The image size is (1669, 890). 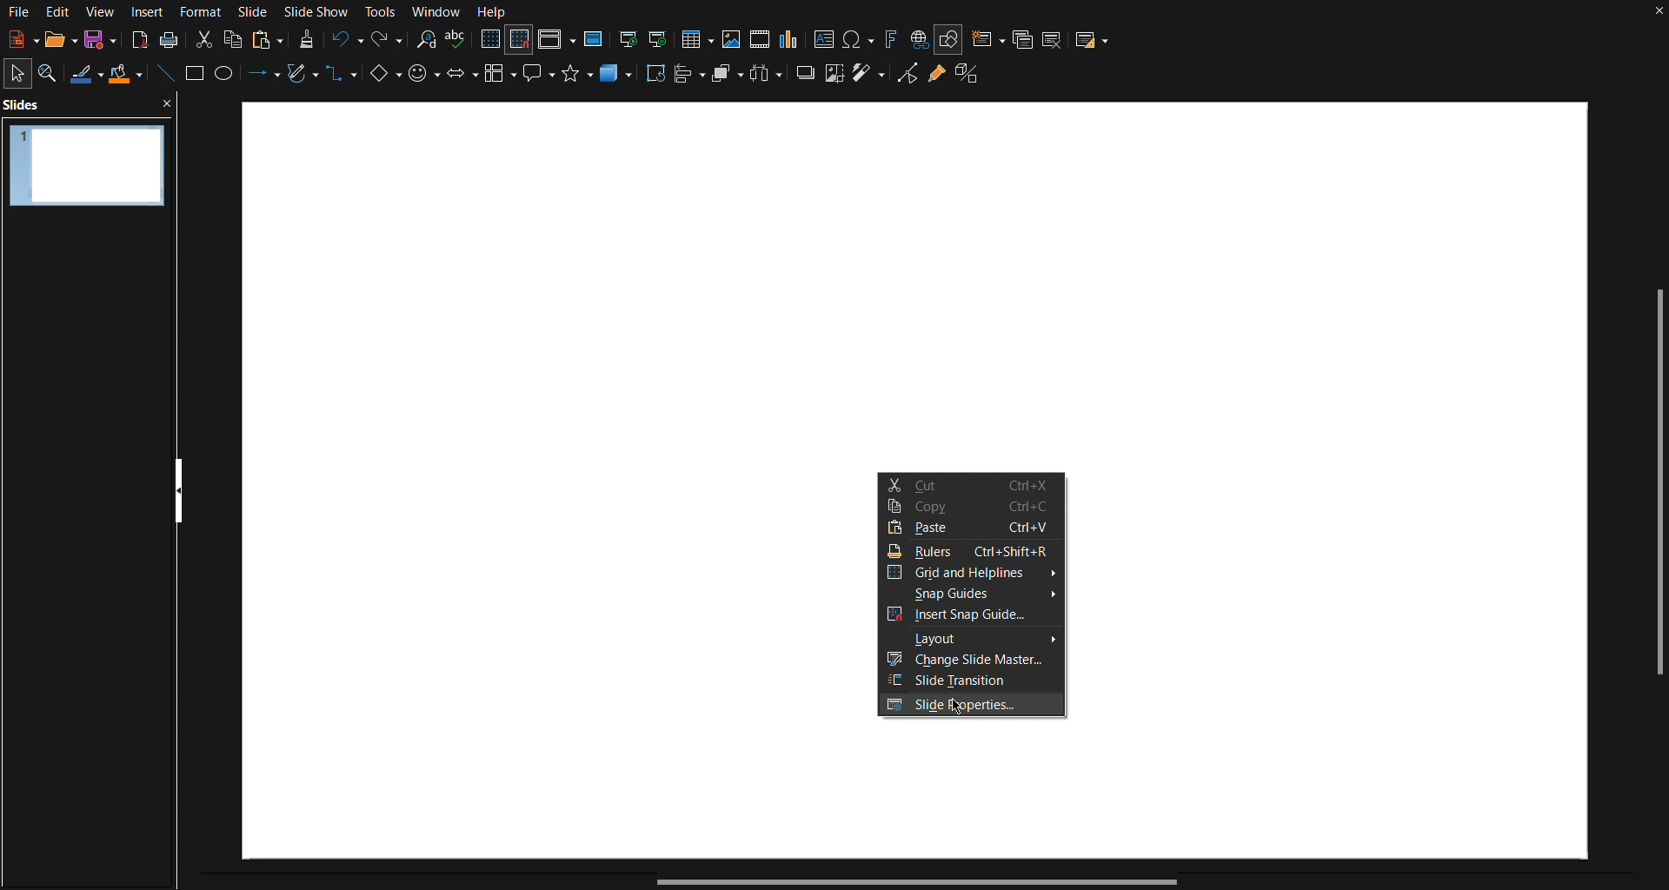 What do you see at coordinates (169, 40) in the screenshot?
I see `Print` at bounding box center [169, 40].